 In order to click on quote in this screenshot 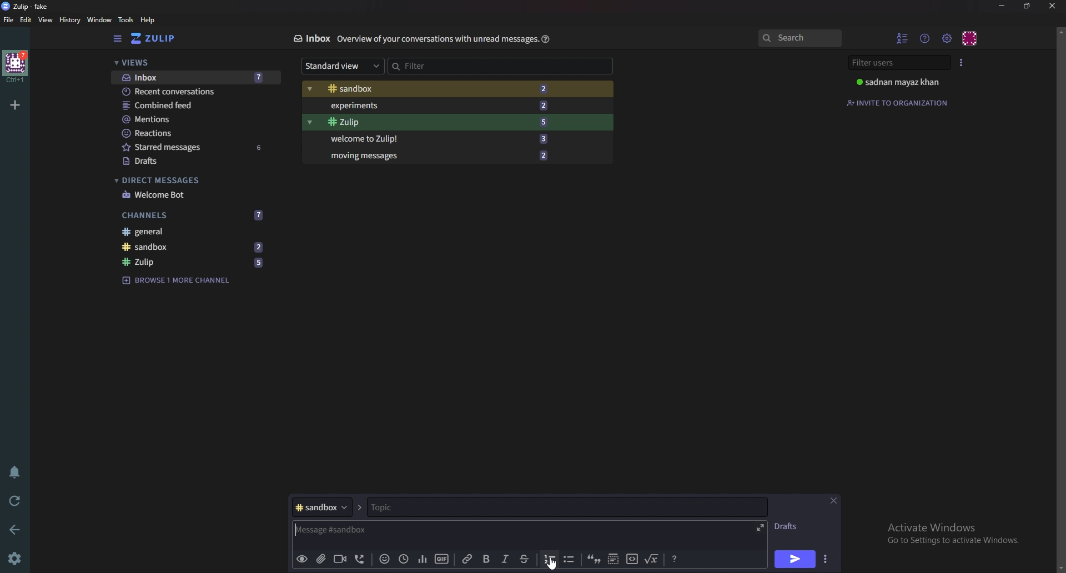, I will do `click(595, 560)`.